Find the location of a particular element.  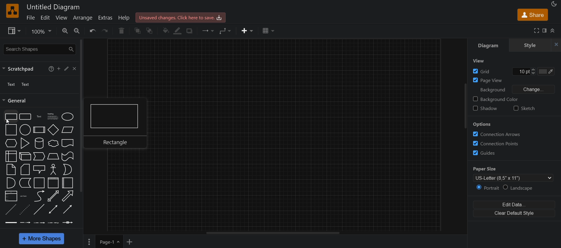

container is located at coordinates (39, 183).